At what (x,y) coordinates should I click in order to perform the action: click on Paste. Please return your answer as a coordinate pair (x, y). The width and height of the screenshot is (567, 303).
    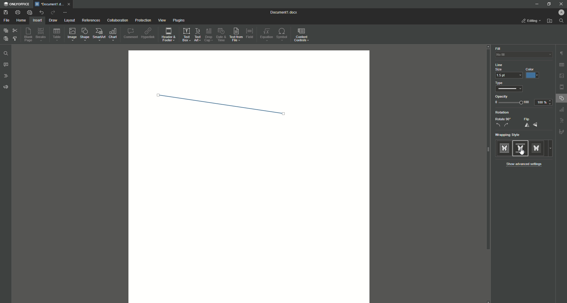
    Looking at the image, I should click on (5, 39).